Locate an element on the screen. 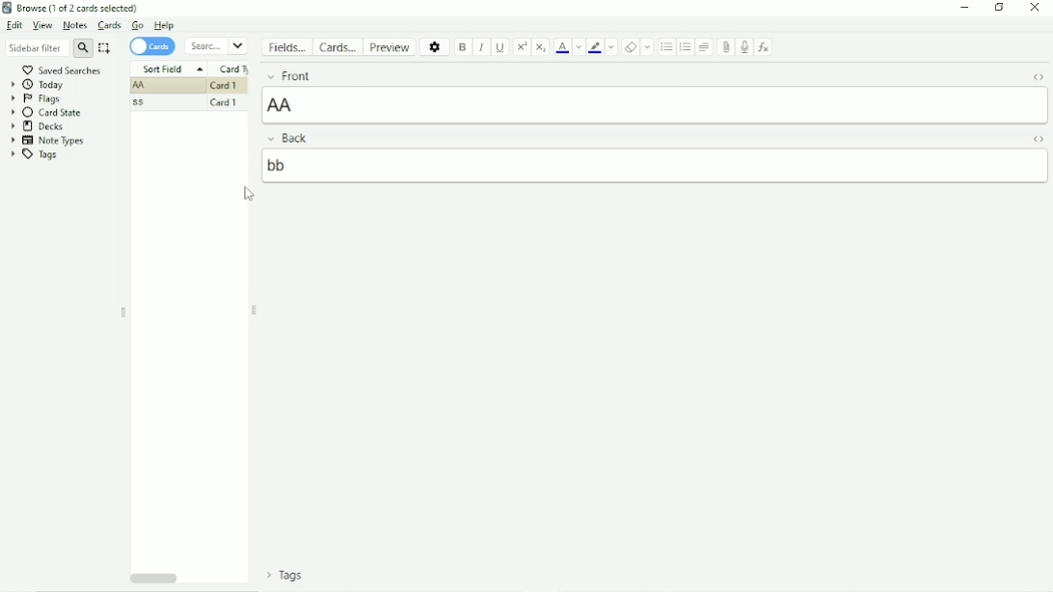  Edit is located at coordinates (13, 26).